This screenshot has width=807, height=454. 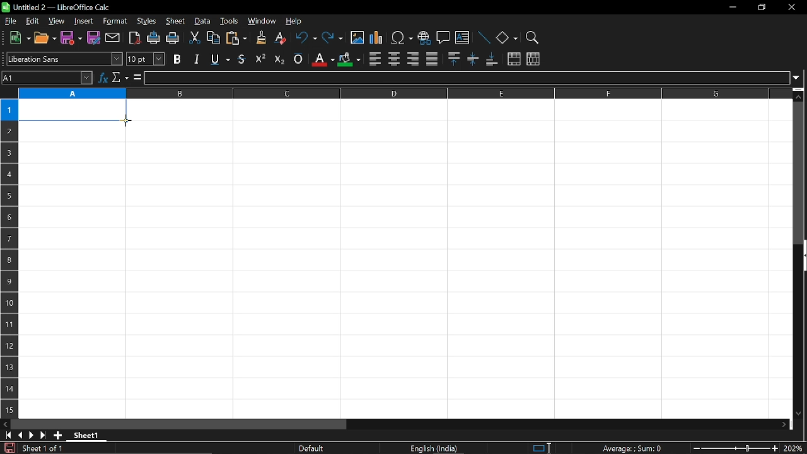 What do you see at coordinates (55, 21) in the screenshot?
I see `view` at bounding box center [55, 21].